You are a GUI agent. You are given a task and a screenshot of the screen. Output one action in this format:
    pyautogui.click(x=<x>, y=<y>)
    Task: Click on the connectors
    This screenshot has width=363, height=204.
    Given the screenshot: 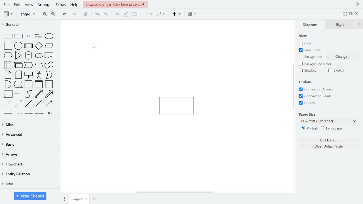 What is the action you would take?
    pyautogui.click(x=147, y=14)
    